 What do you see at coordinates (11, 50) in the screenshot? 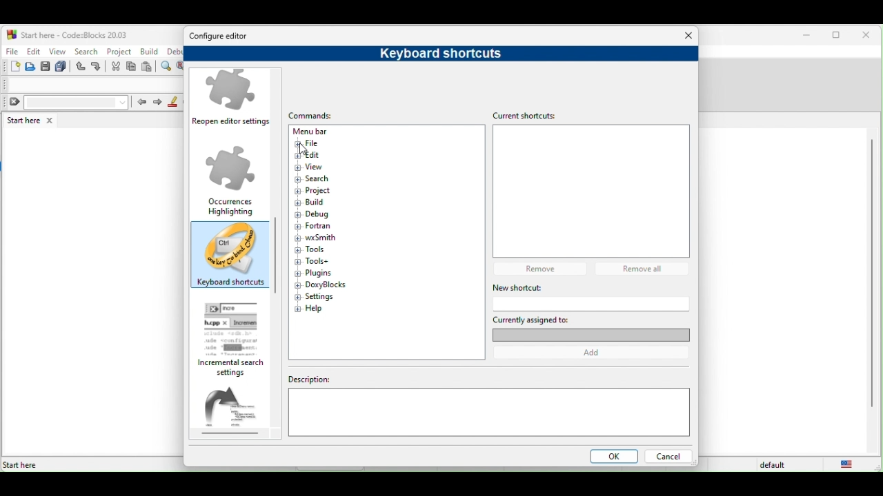
I see `file` at bounding box center [11, 50].